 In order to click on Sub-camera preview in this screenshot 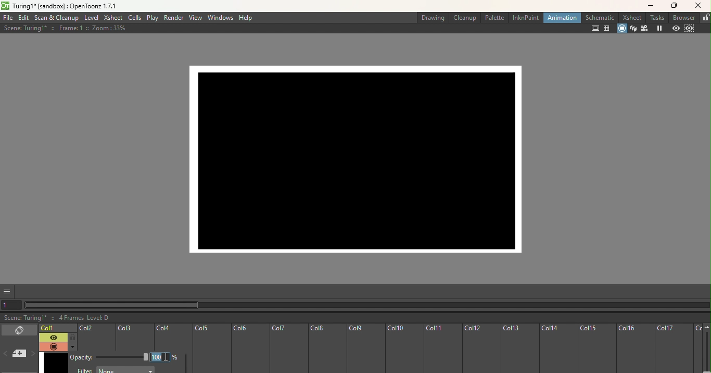, I will do `click(693, 29)`.